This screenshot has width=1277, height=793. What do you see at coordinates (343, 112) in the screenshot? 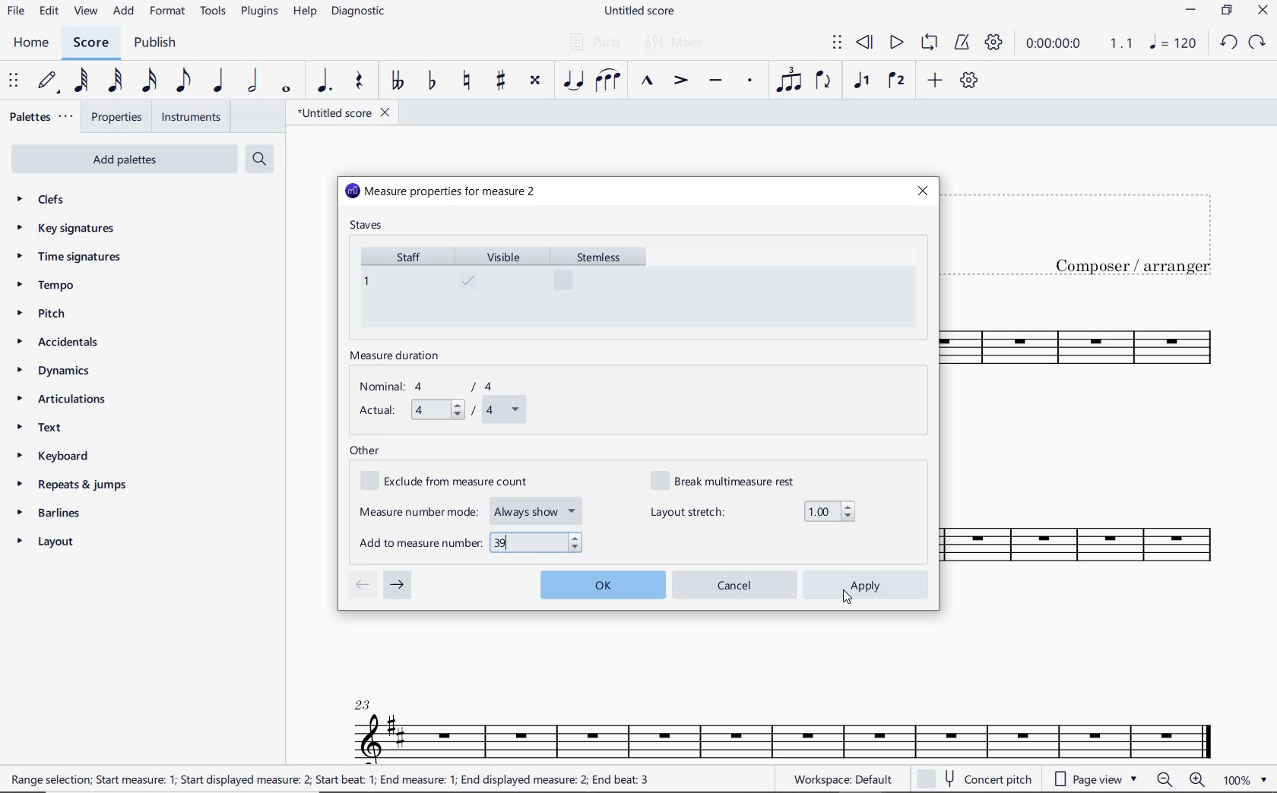
I see `FILE NAME` at bounding box center [343, 112].